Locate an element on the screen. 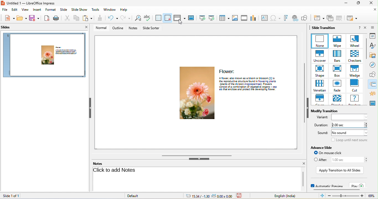 This screenshot has width=378, height=199. font work text is located at coordinates (286, 18).